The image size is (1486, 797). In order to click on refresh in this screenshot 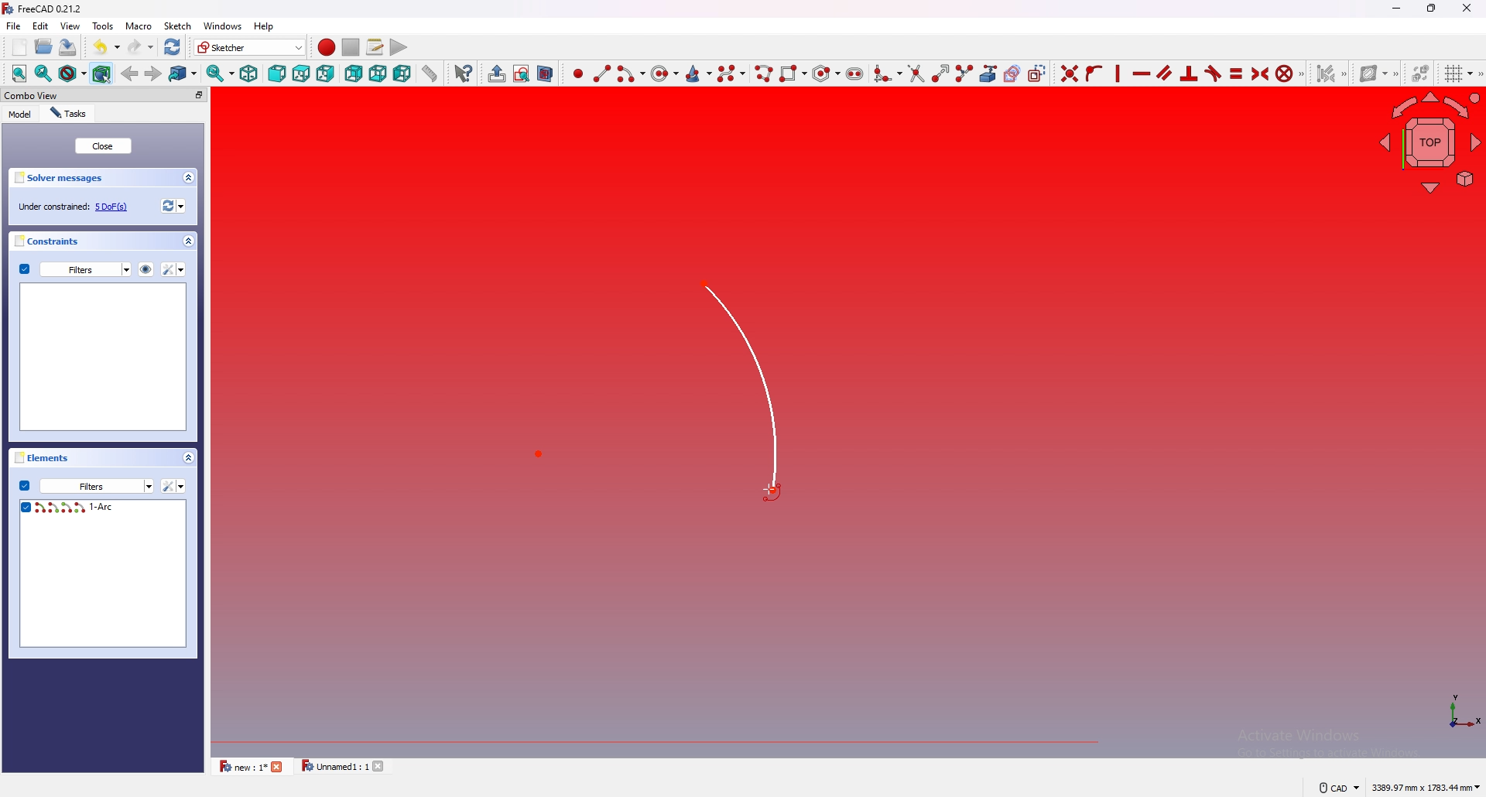, I will do `click(173, 47)`.